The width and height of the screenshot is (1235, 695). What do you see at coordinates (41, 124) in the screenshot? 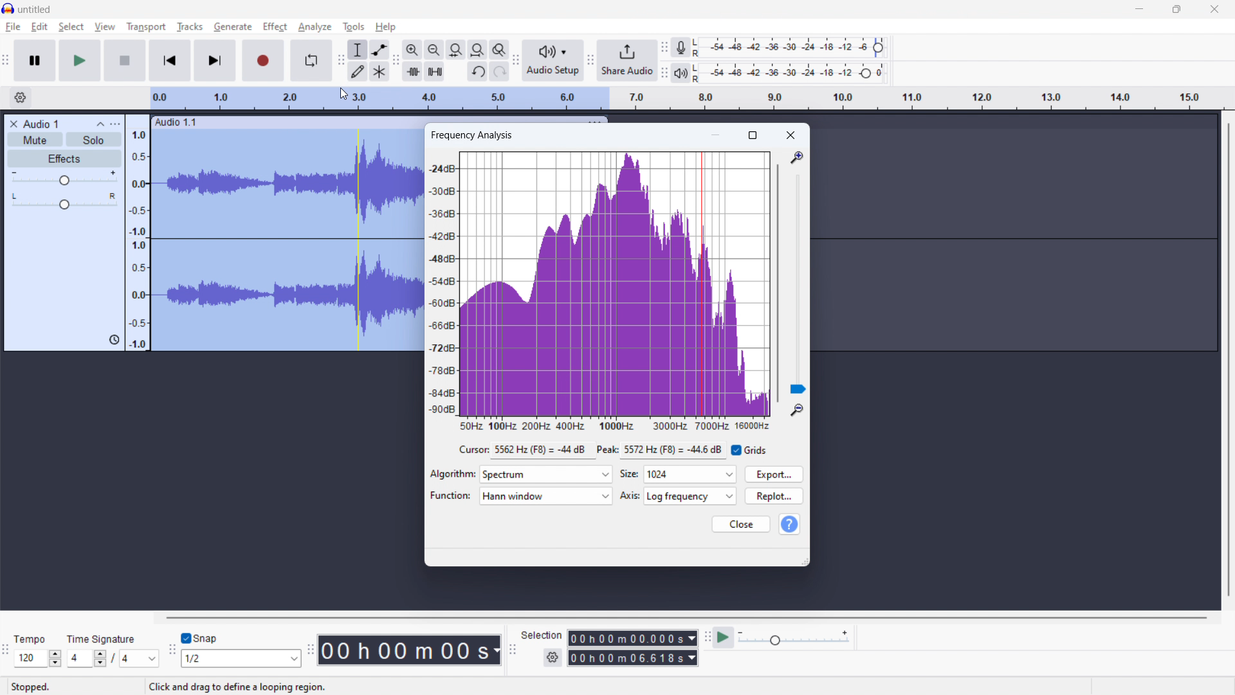
I see `track title` at bounding box center [41, 124].